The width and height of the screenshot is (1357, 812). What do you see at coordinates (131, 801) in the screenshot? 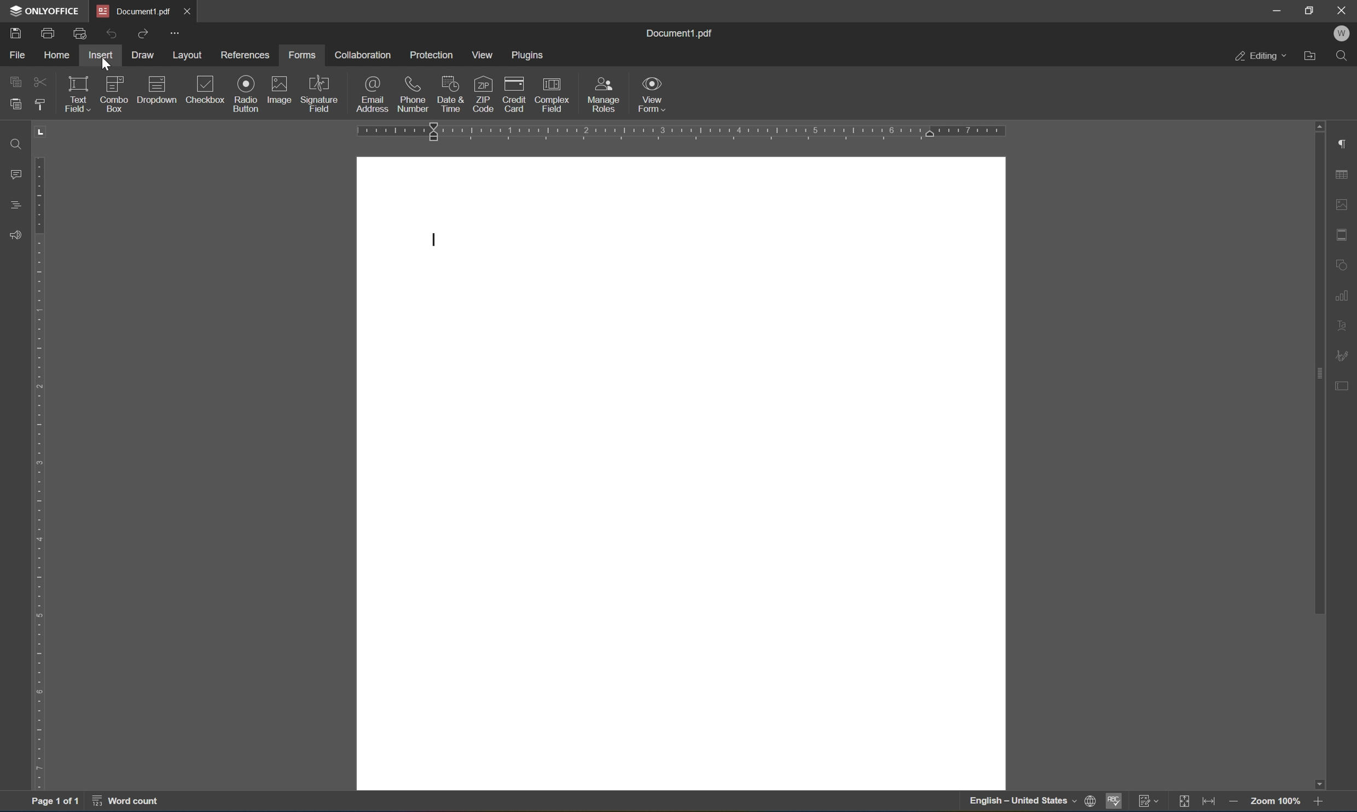
I see `word count` at bounding box center [131, 801].